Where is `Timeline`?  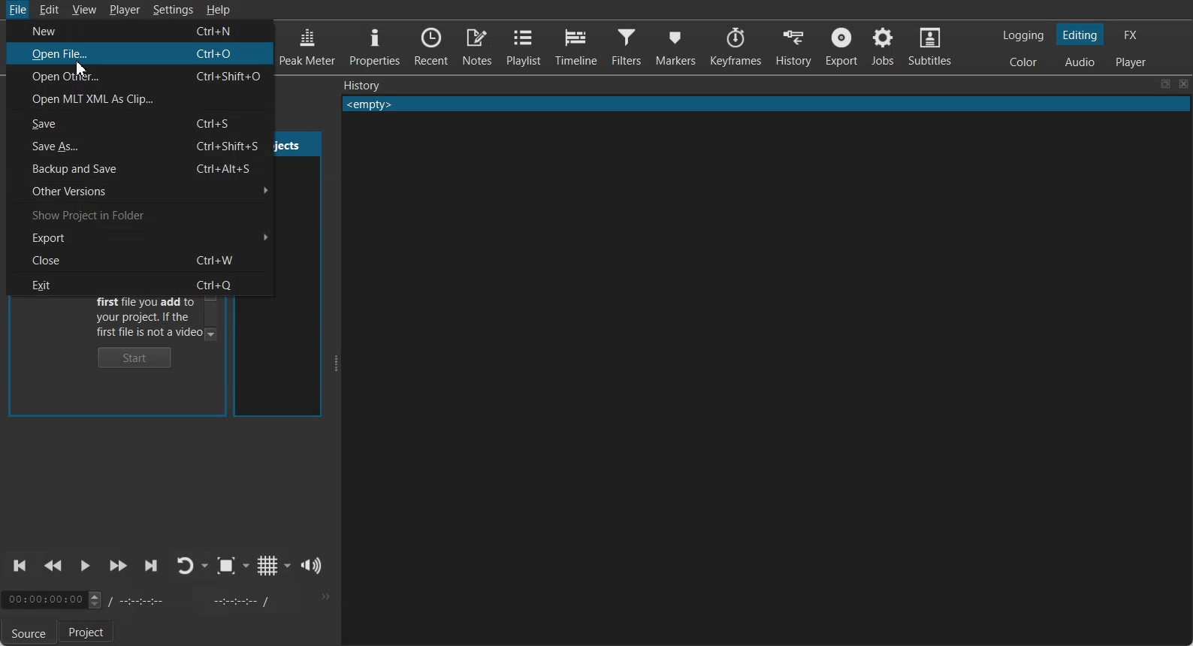 Timeline is located at coordinates (575, 44).